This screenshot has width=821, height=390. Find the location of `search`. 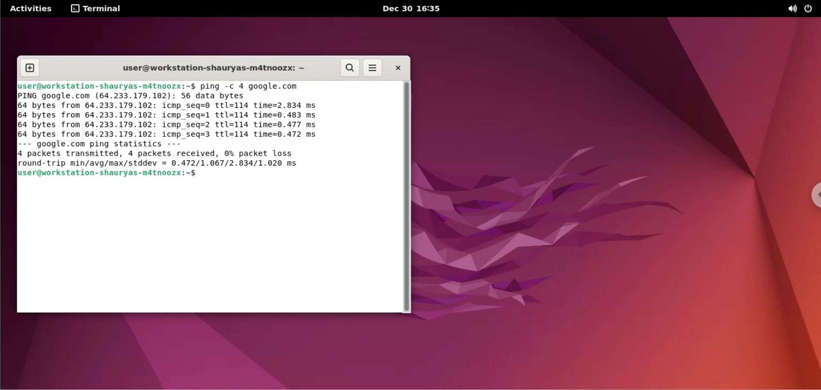

search is located at coordinates (350, 68).